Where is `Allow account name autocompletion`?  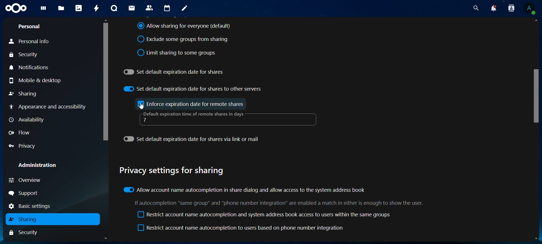 Allow account name autocompletion is located at coordinates (245, 190).